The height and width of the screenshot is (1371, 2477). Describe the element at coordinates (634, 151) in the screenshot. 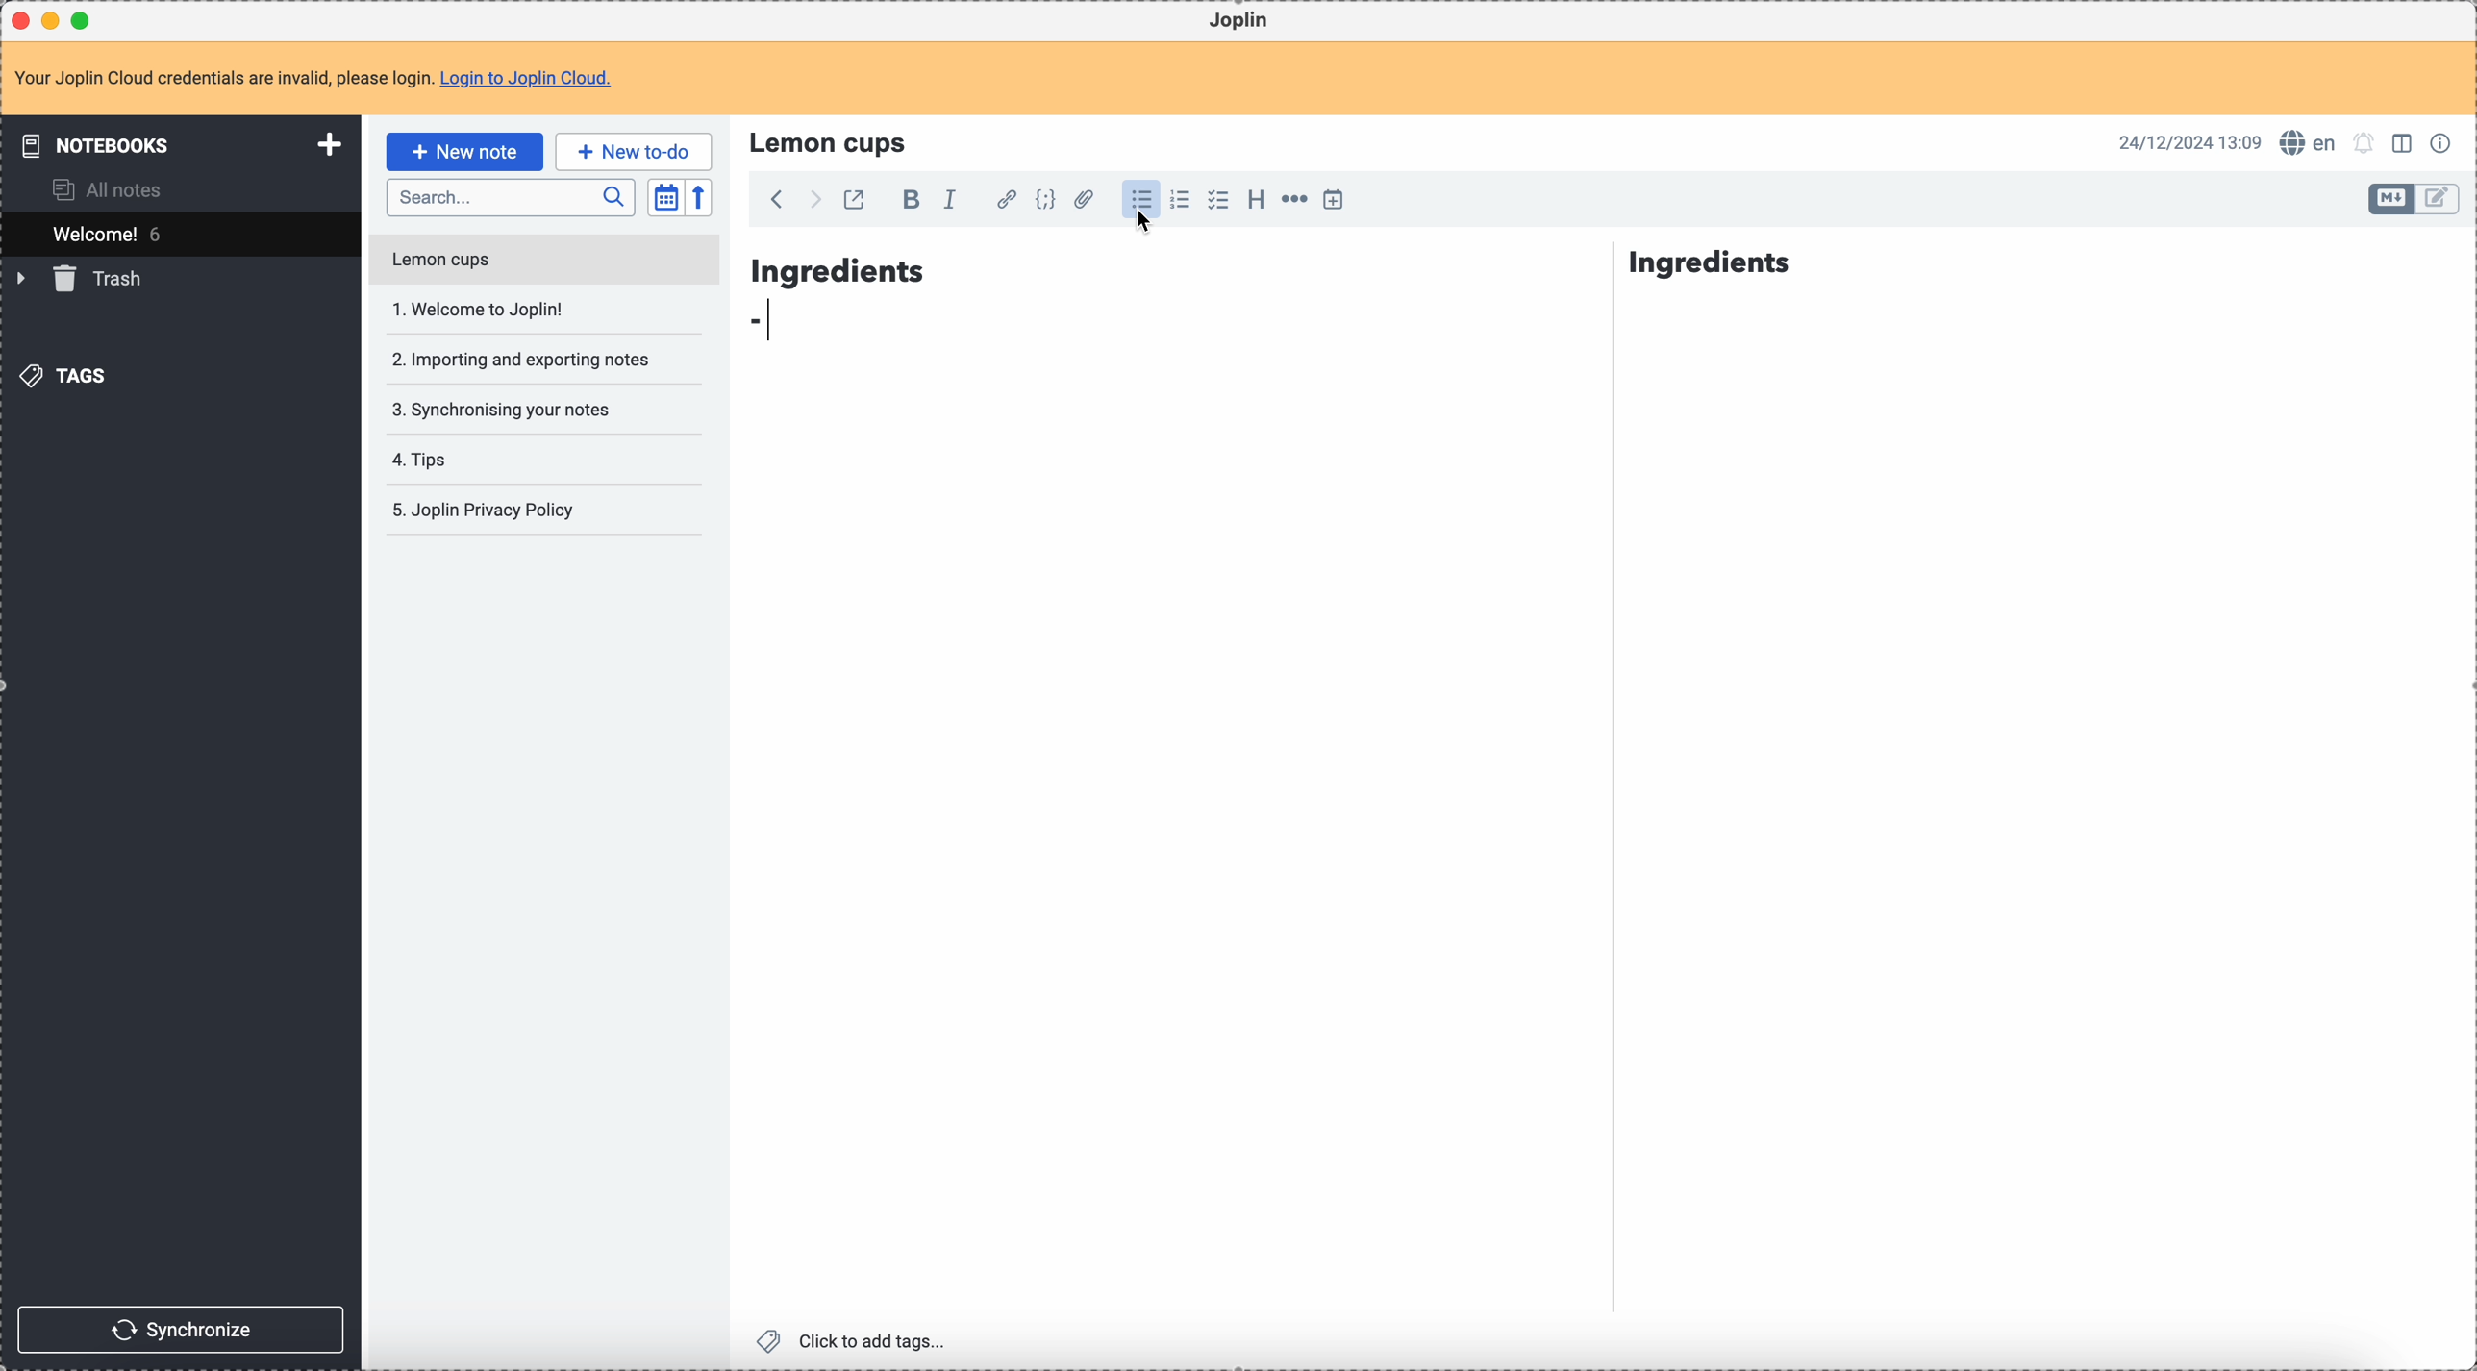

I see `new to-do` at that location.